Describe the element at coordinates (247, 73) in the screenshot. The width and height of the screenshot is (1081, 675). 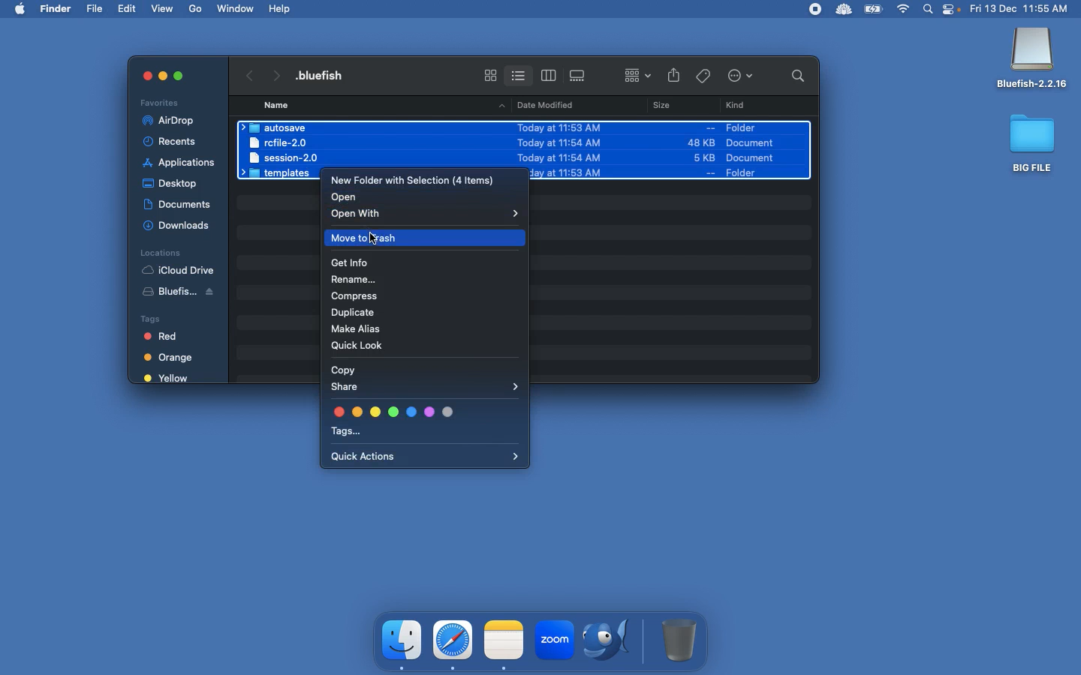
I see `go back` at that location.